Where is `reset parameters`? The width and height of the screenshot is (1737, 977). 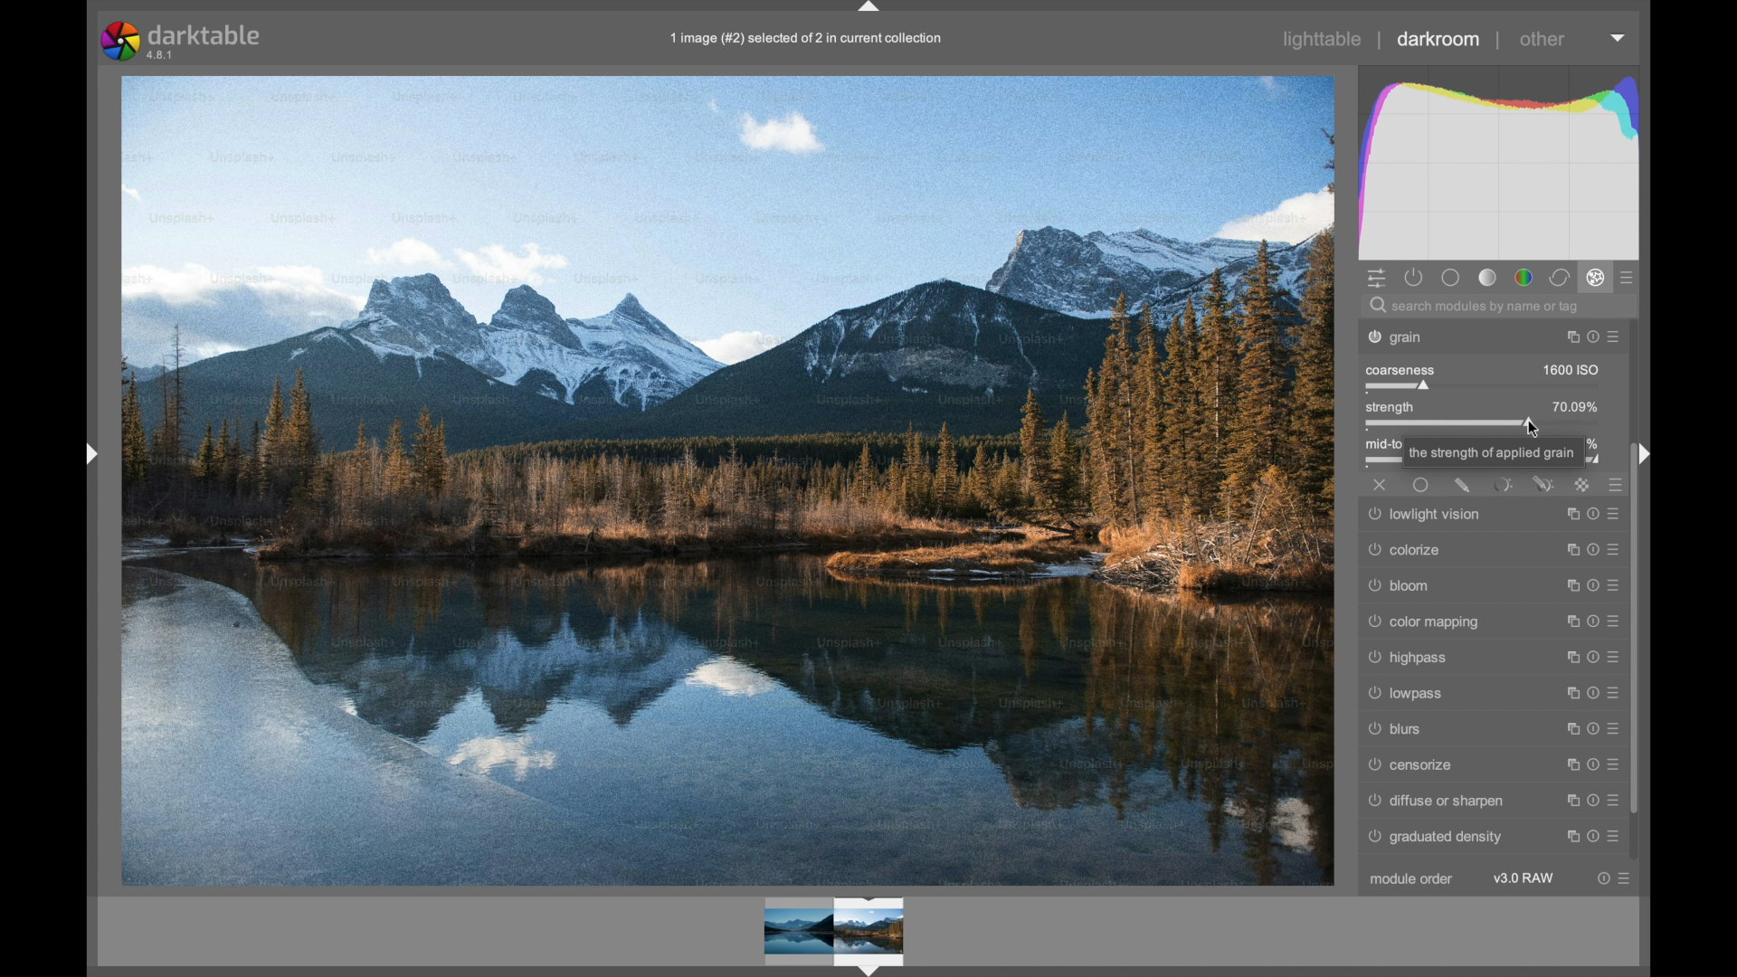 reset parameters is located at coordinates (1593, 695).